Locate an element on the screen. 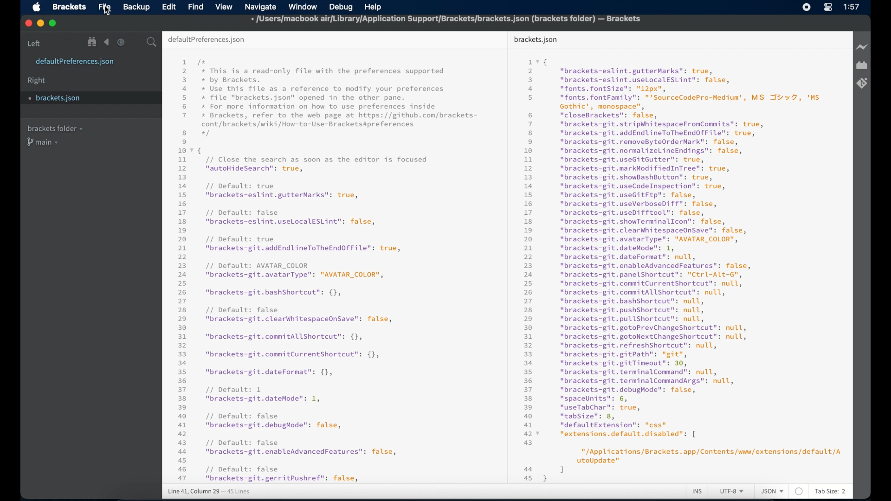 The width and height of the screenshot is (891, 501). maximize is located at coordinates (53, 24).